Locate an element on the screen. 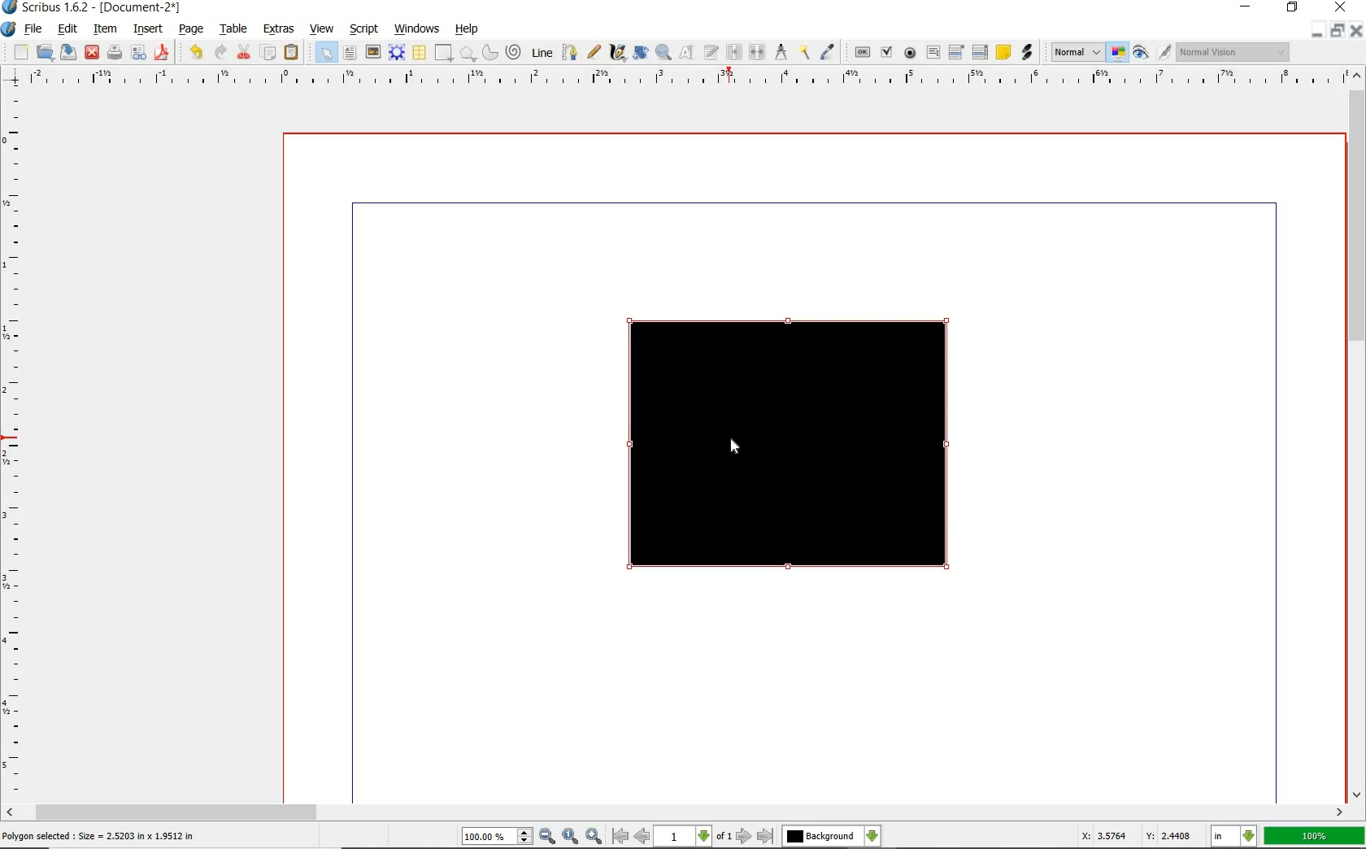 The image size is (1366, 849). system logo is located at coordinates (10, 30).